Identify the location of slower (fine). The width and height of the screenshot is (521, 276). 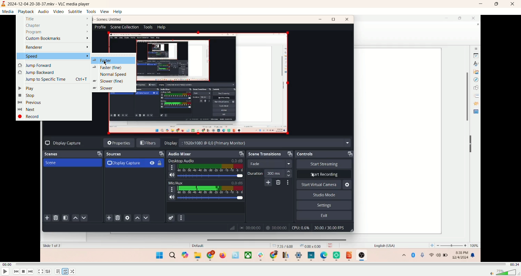
(110, 81).